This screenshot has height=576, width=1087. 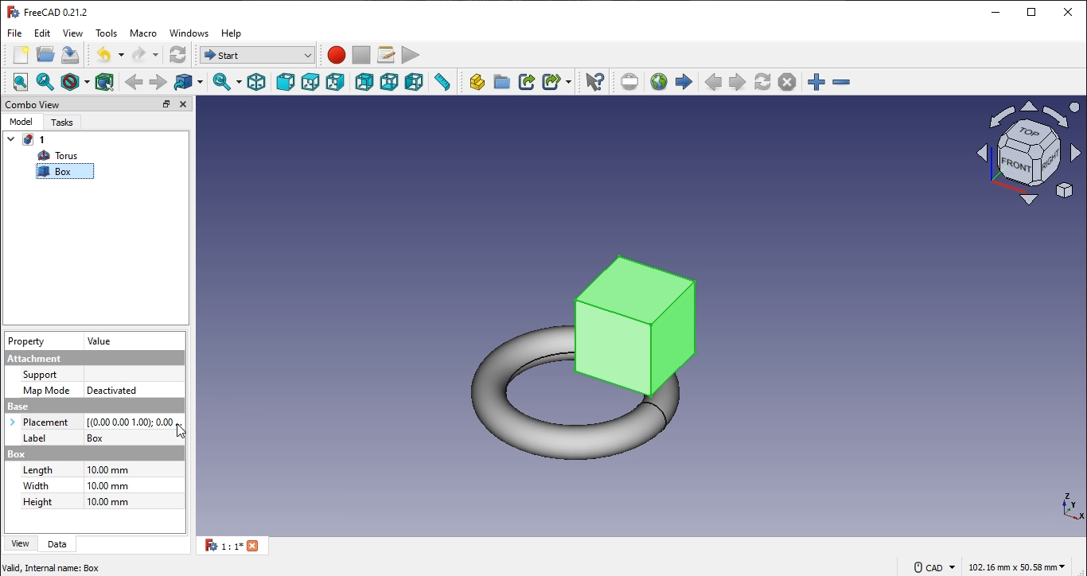 What do you see at coordinates (33, 104) in the screenshot?
I see `combo view` at bounding box center [33, 104].